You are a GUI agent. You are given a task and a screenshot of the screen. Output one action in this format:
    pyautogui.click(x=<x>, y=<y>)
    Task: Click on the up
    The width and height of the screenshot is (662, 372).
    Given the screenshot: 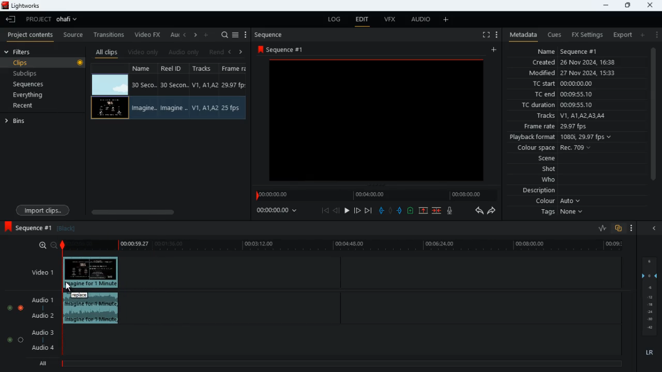 What is the action you would take?
    pyautogui.click(x=410, y=211)
    